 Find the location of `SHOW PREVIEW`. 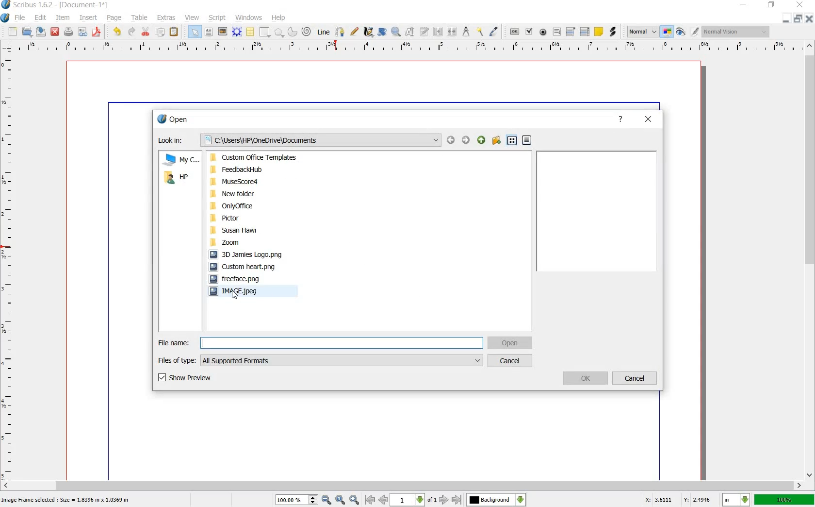

SHOW PREVIEW is located at coordinates (185, 380).